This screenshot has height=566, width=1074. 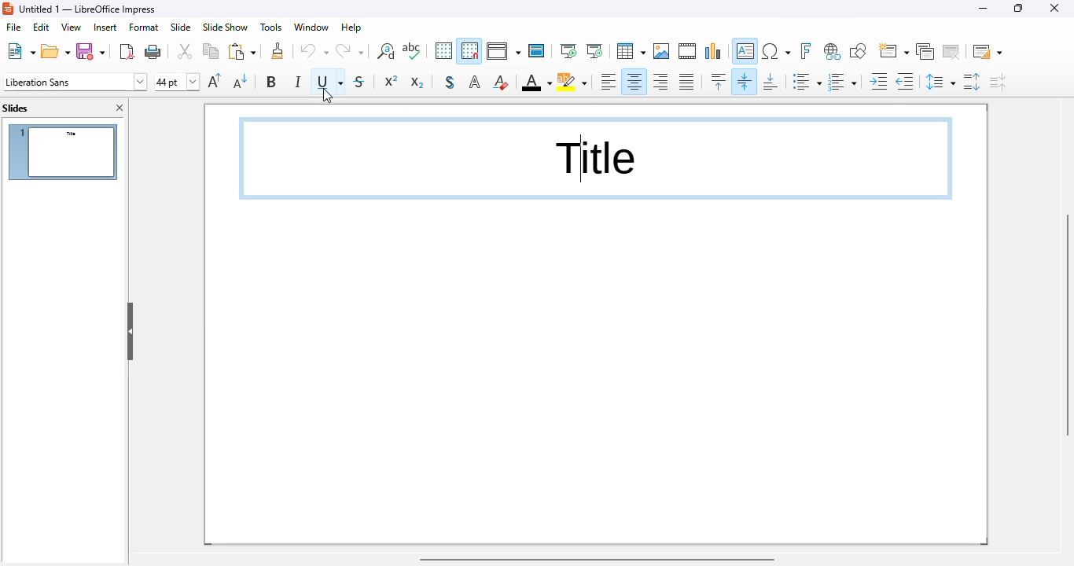 I want to click on save, so click(x=91, y=51).